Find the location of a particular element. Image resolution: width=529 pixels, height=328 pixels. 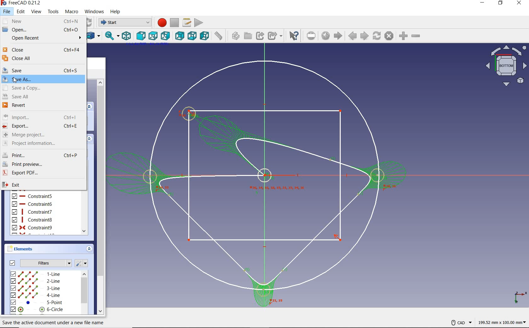

close is located at coordinates (520, 4).